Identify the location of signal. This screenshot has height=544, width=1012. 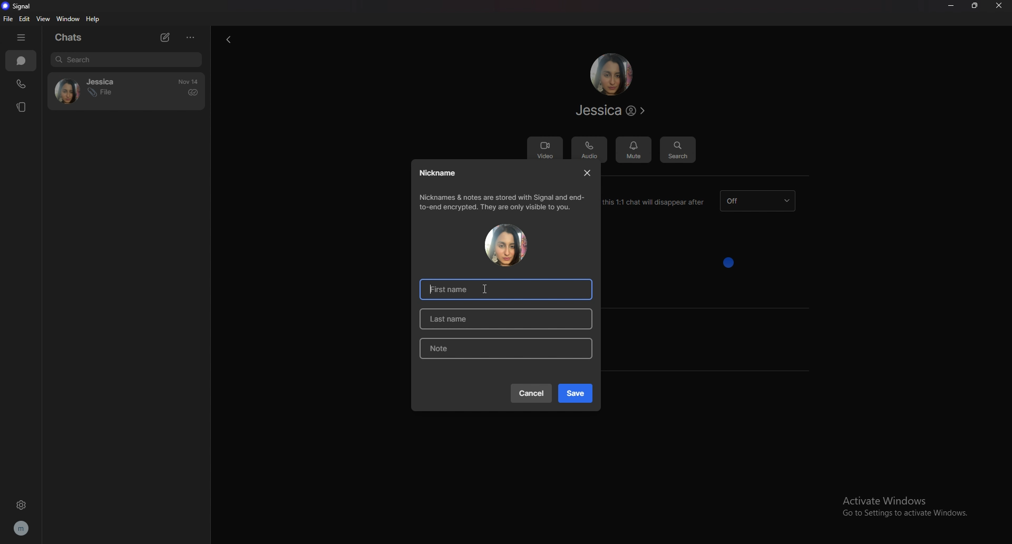
(17, 6).